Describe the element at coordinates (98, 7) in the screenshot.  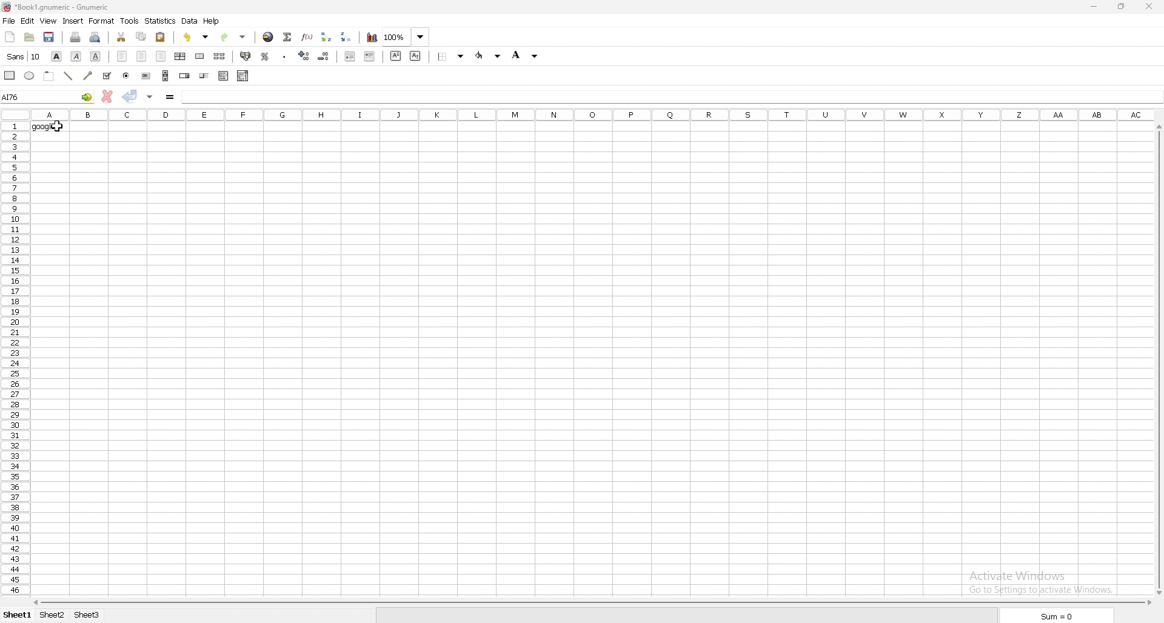
I see `file name` at that location.